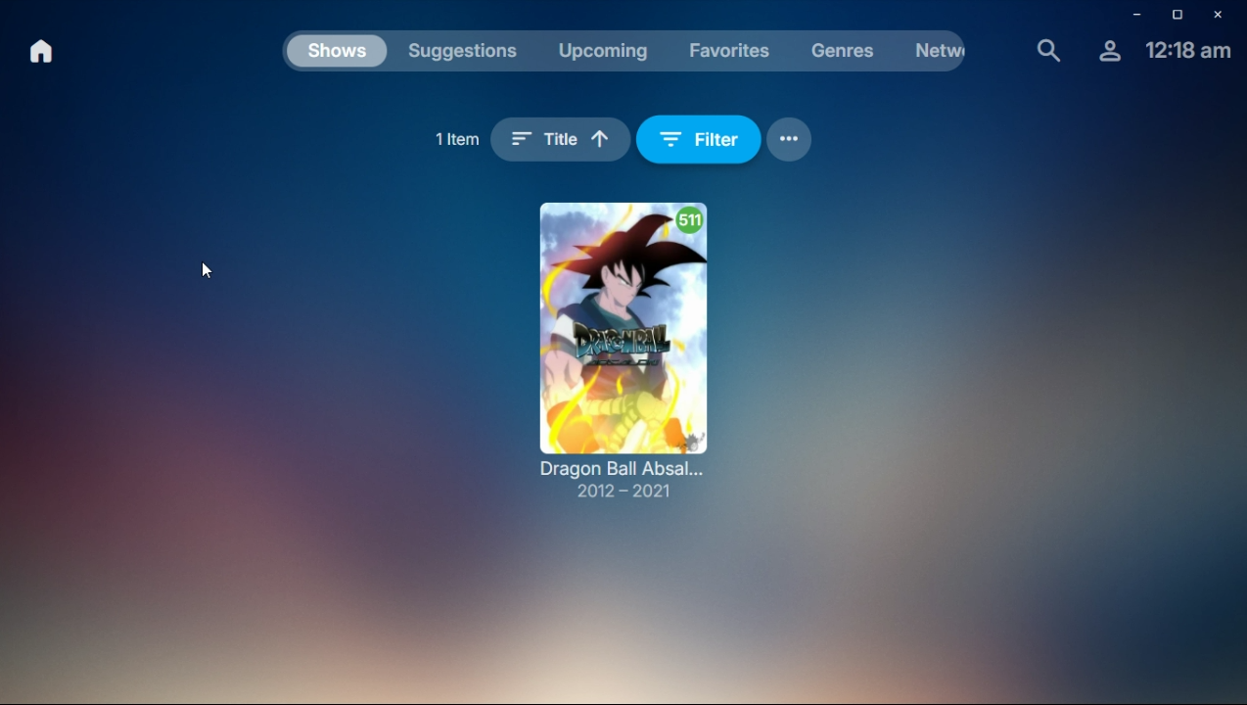 This screenshot has width=1247, height=705. What do you see at coordinates (209, 270) in the screenshot?
I see `mouse pointer` at bounding box center [209, 270].